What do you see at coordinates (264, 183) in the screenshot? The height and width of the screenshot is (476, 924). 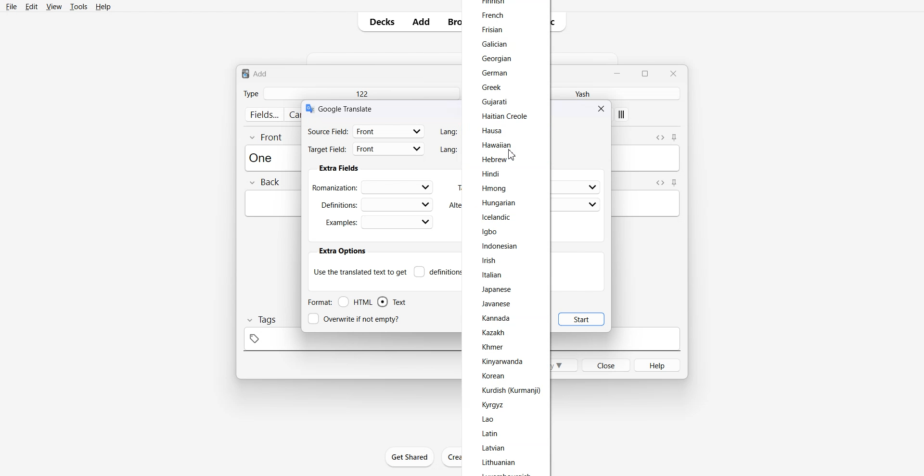 I see `Back` at bounding box center [264, 183].